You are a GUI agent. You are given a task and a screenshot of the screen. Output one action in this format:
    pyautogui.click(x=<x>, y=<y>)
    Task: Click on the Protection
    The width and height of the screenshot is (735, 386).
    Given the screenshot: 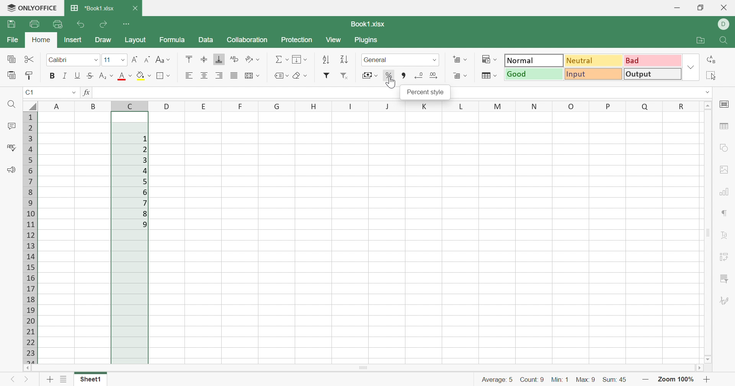 What is the action you would take?
    pyautogui.click(x=297, y=40)
    